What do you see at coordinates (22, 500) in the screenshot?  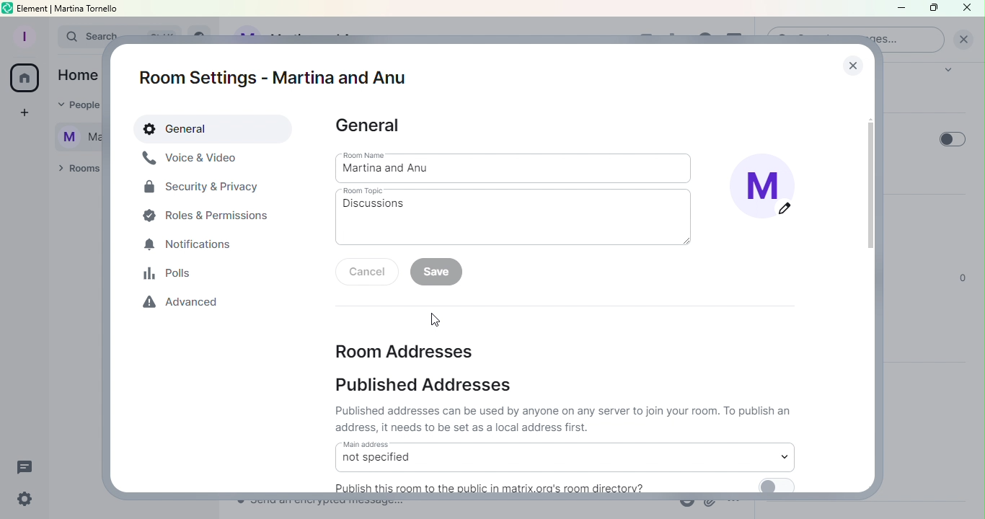 I see `Quick settings` at bounding box center [22, 500].